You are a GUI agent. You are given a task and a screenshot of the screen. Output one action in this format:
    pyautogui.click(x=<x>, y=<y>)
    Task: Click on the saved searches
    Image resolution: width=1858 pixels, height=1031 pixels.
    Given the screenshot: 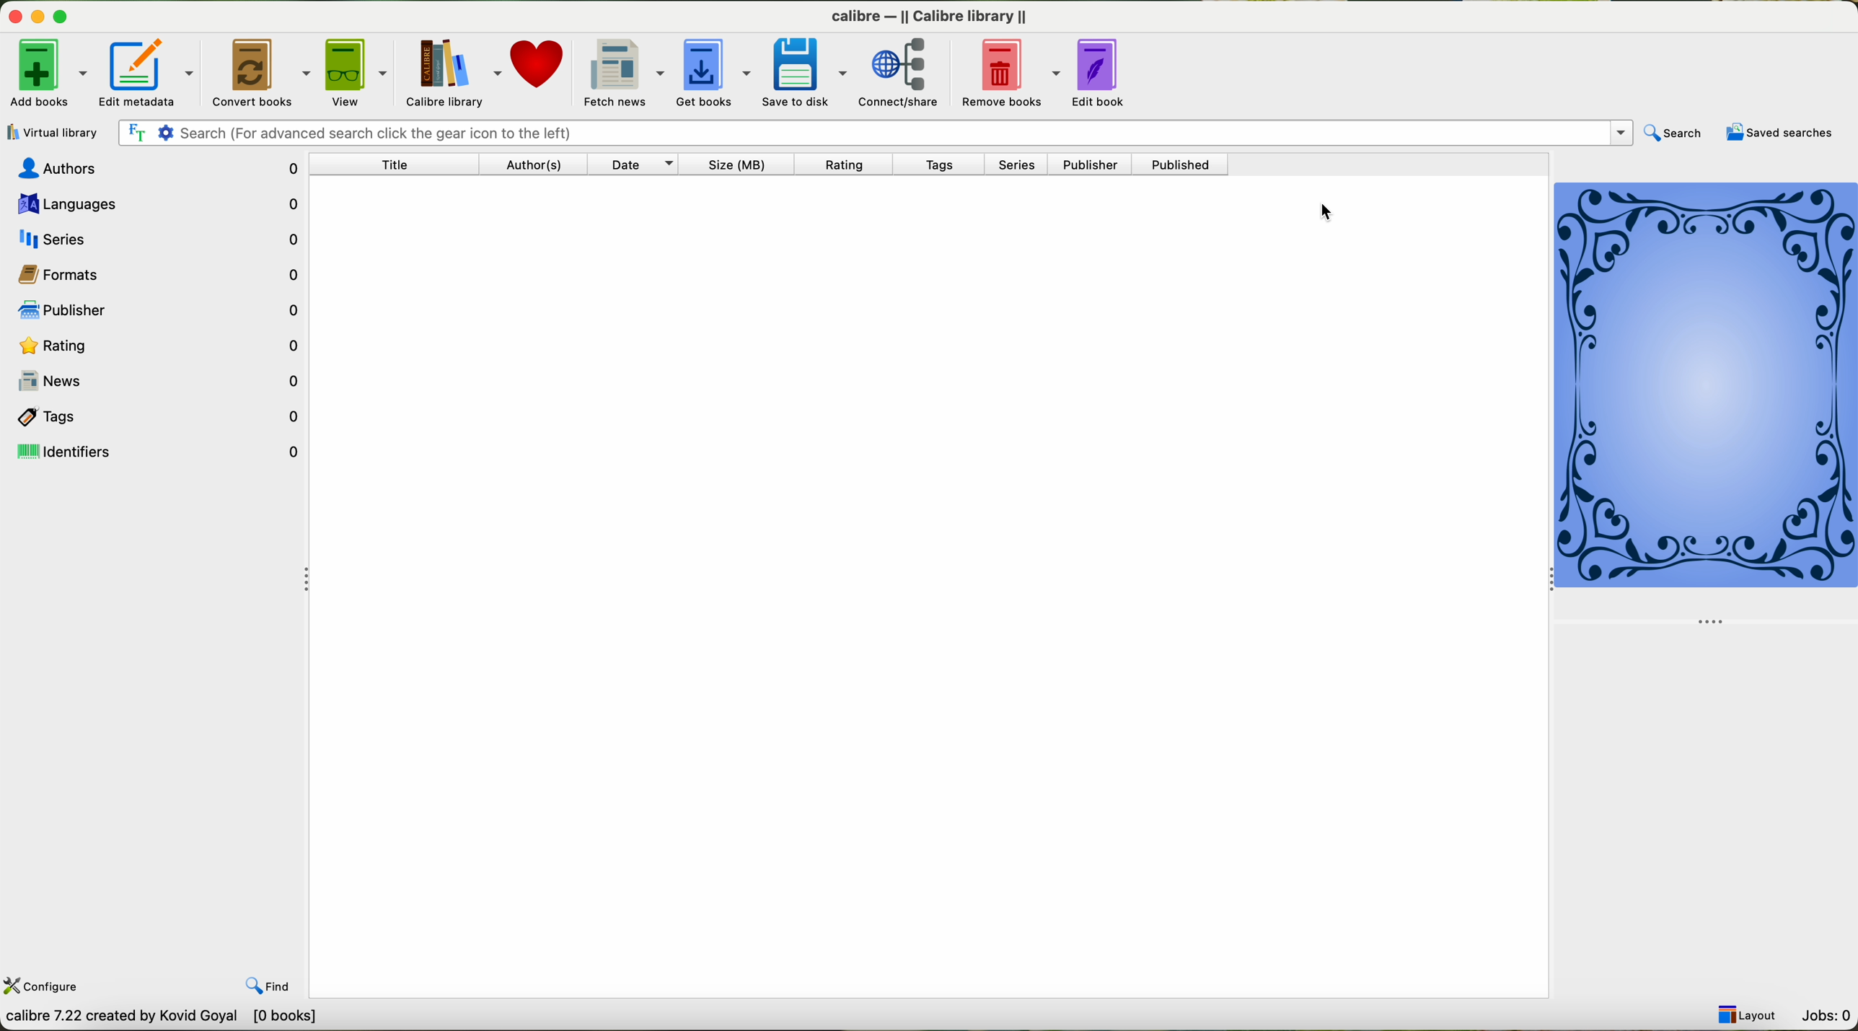 What is the action you would take?
    pyautogui.click(x=1778, y=133)
    